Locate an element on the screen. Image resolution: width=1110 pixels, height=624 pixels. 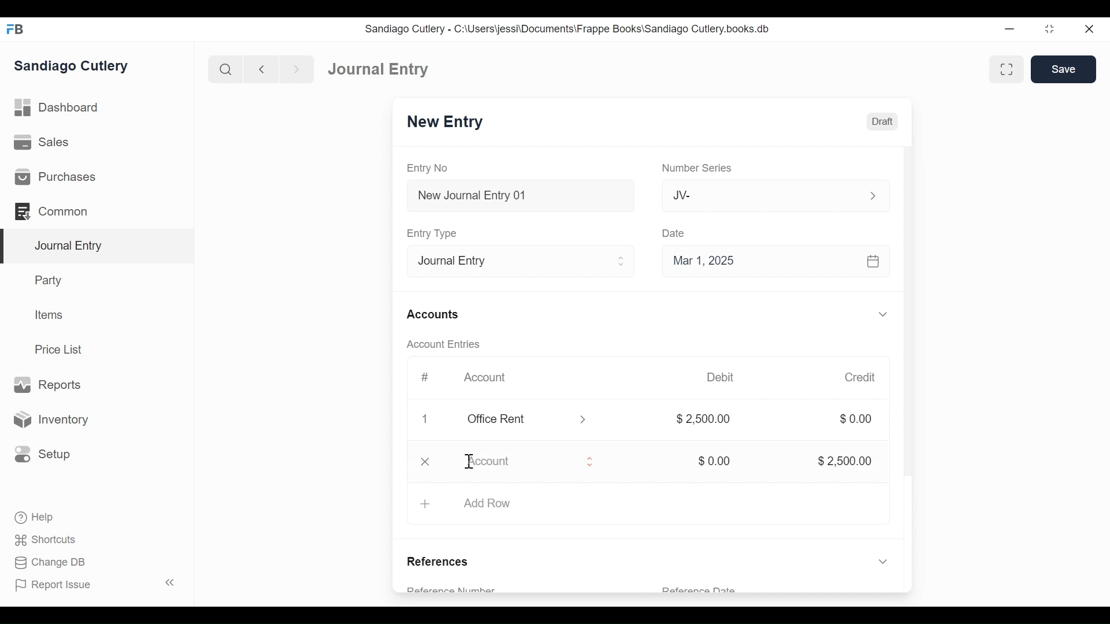
Number Series is located at coordinates (695, 168).